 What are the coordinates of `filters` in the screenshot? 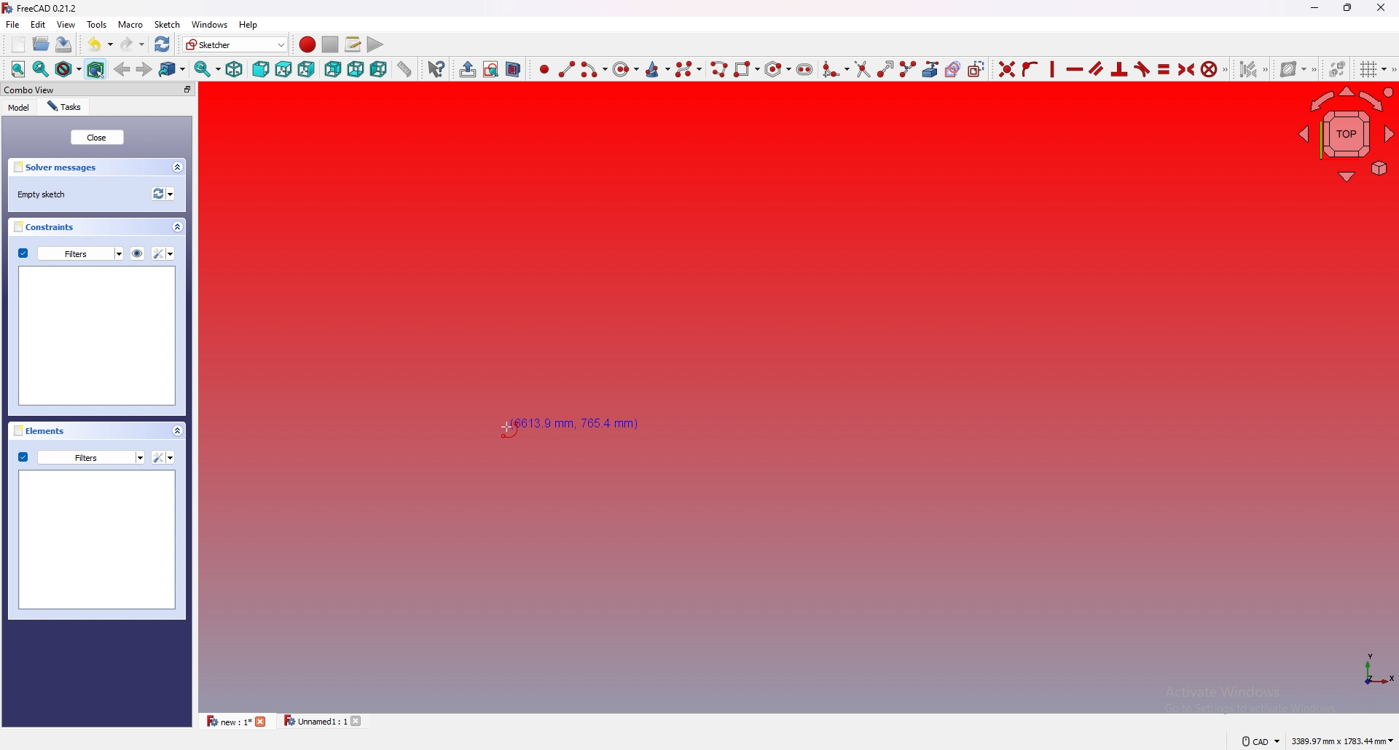 It's located at (71, 253).